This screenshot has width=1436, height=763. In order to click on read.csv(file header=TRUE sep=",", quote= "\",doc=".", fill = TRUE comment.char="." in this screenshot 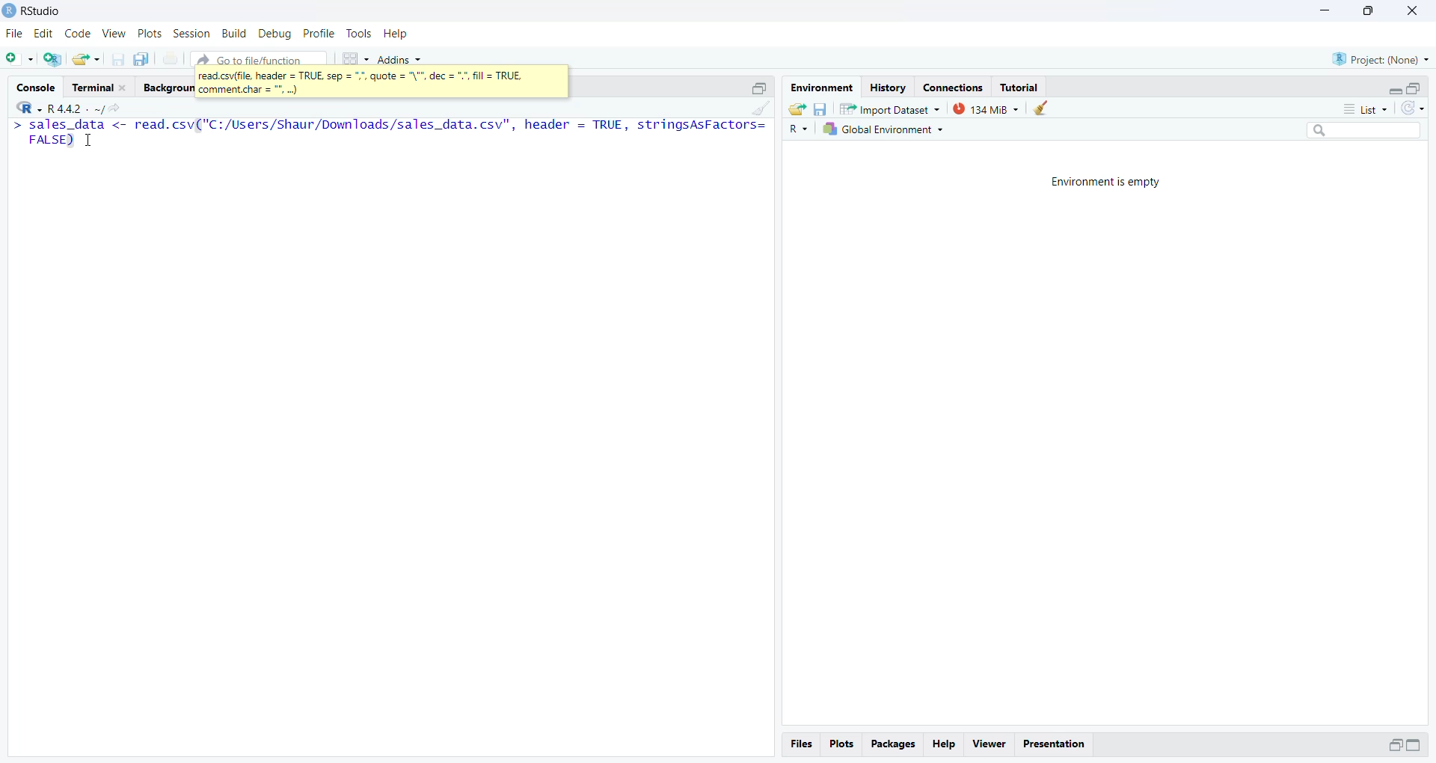, I will do `click(384, 83)`.